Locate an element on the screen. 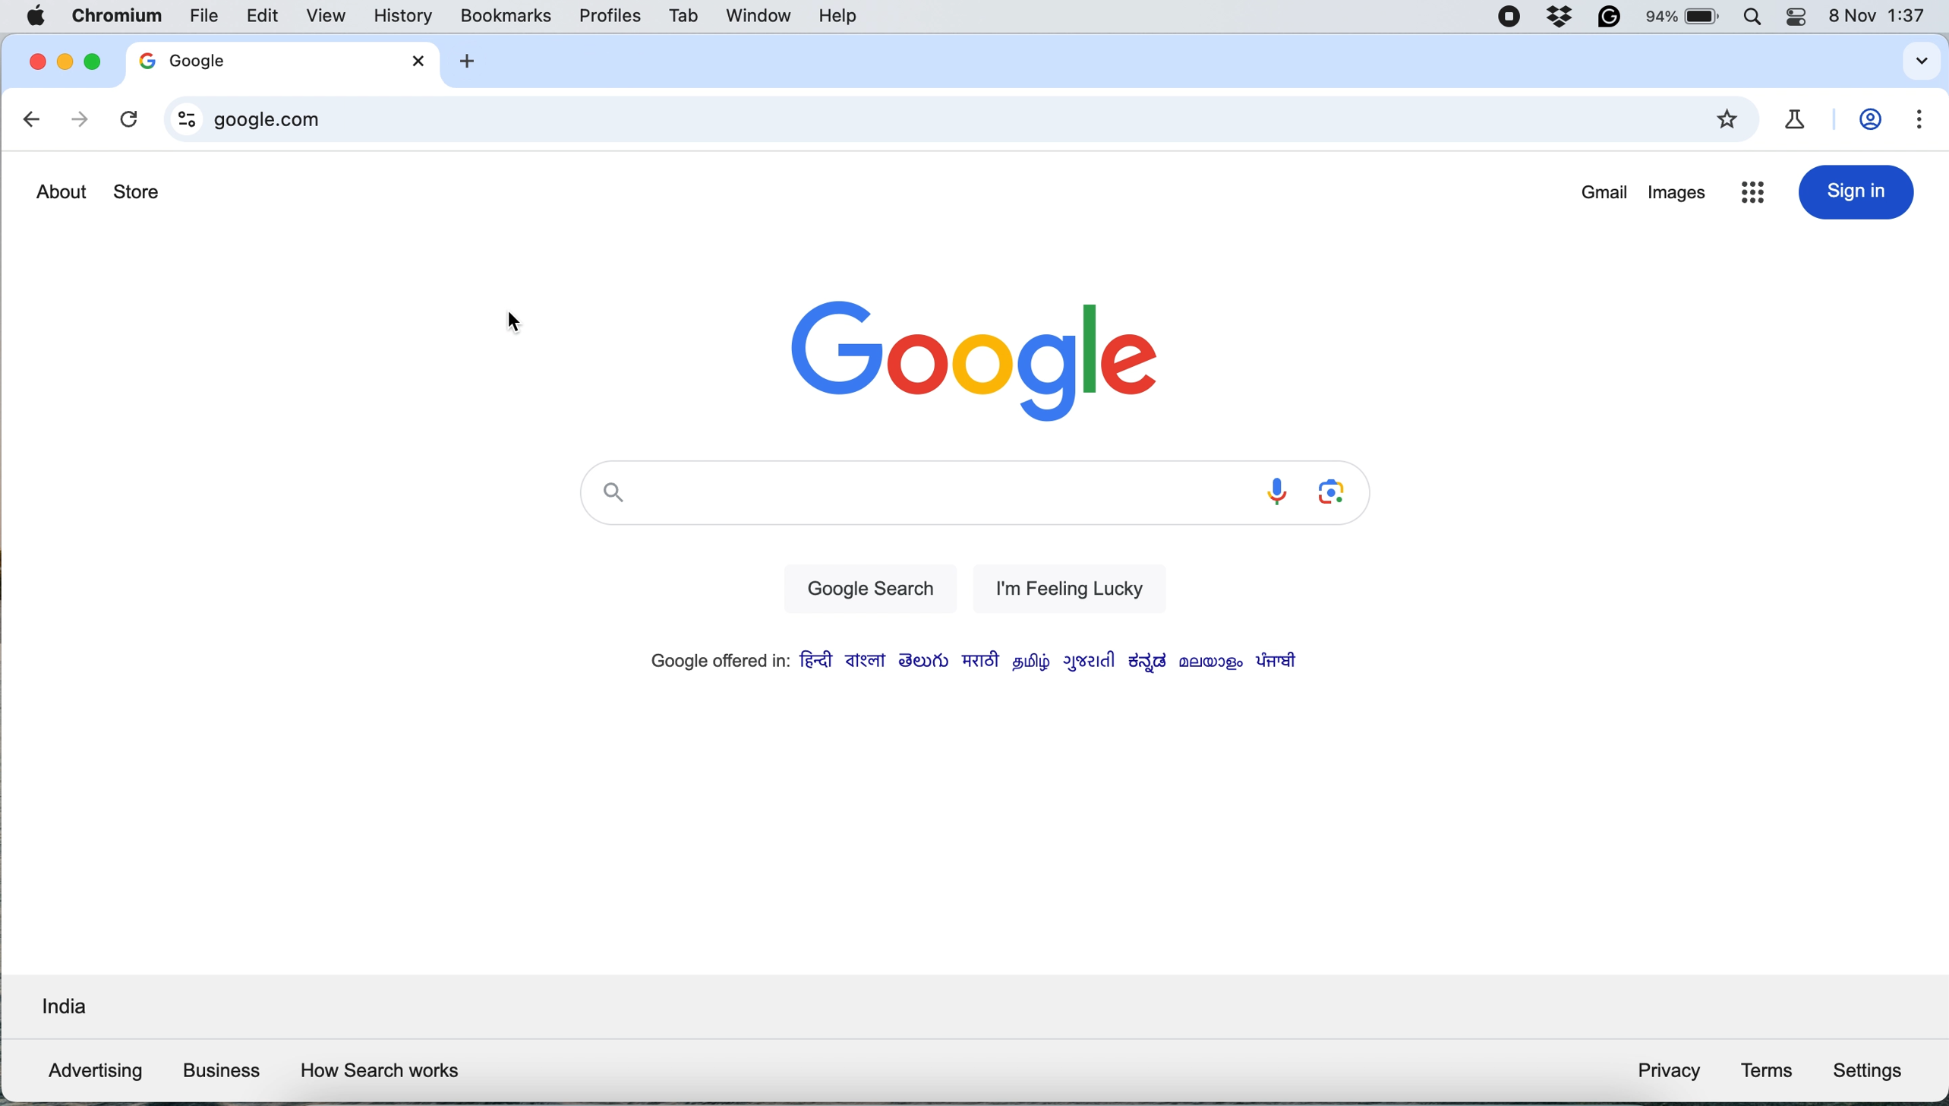 Image resolution: width=1949 pixels, height=1106 pixels. dropbox is located at coordinates (1563, 19).